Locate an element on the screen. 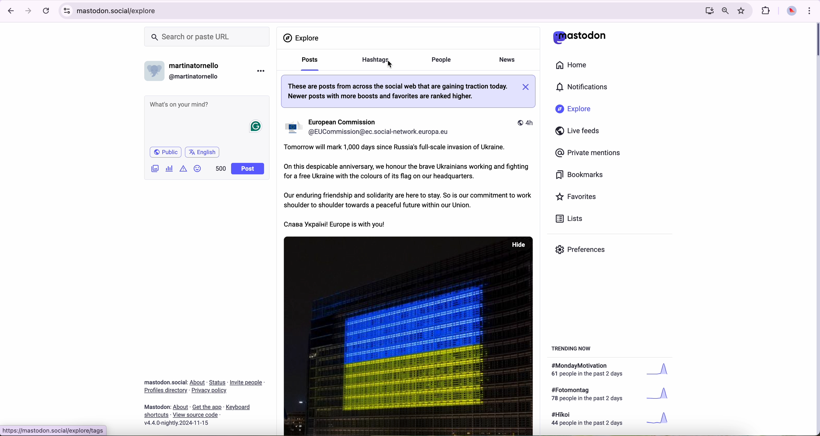  chart is located at coordinates (169, 169).